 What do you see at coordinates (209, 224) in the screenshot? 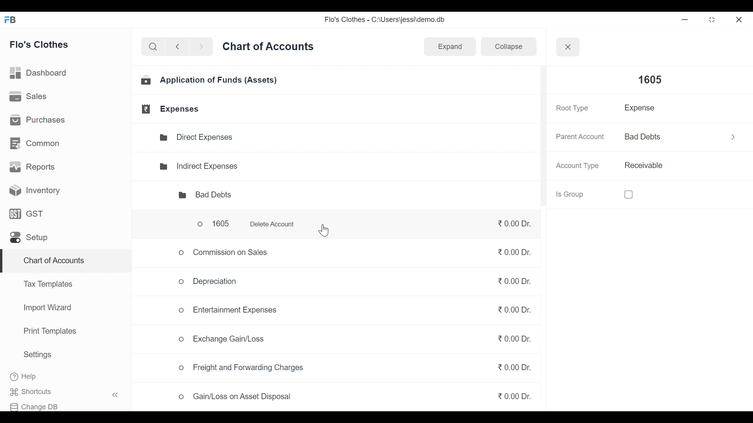
I see `1605` at bounding box center [209, 224].